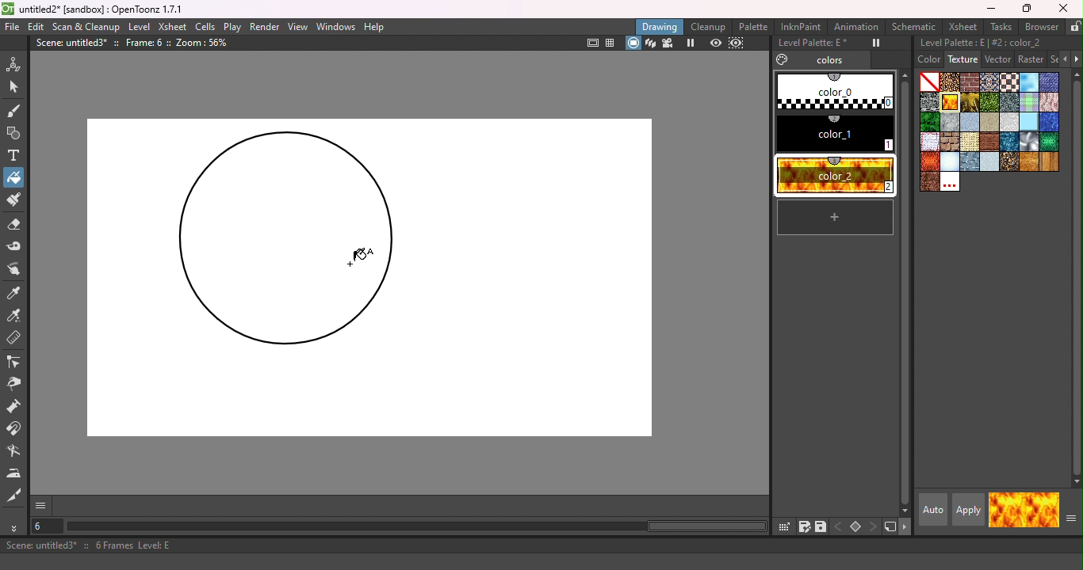 The width and height of the screenshot is (1083, 570). What do you see at coordinates (990, 102) in the screenshot?
I see `Grass.bmp` at bounding box center [990, 102].